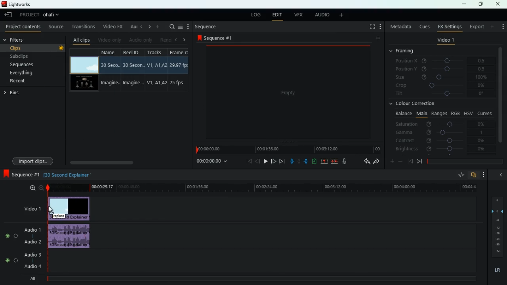 The image size is (507, 285). What do you see at coordinates (348, 162) in the screenshot?
I see `mic` at bounding box center [348, 162].